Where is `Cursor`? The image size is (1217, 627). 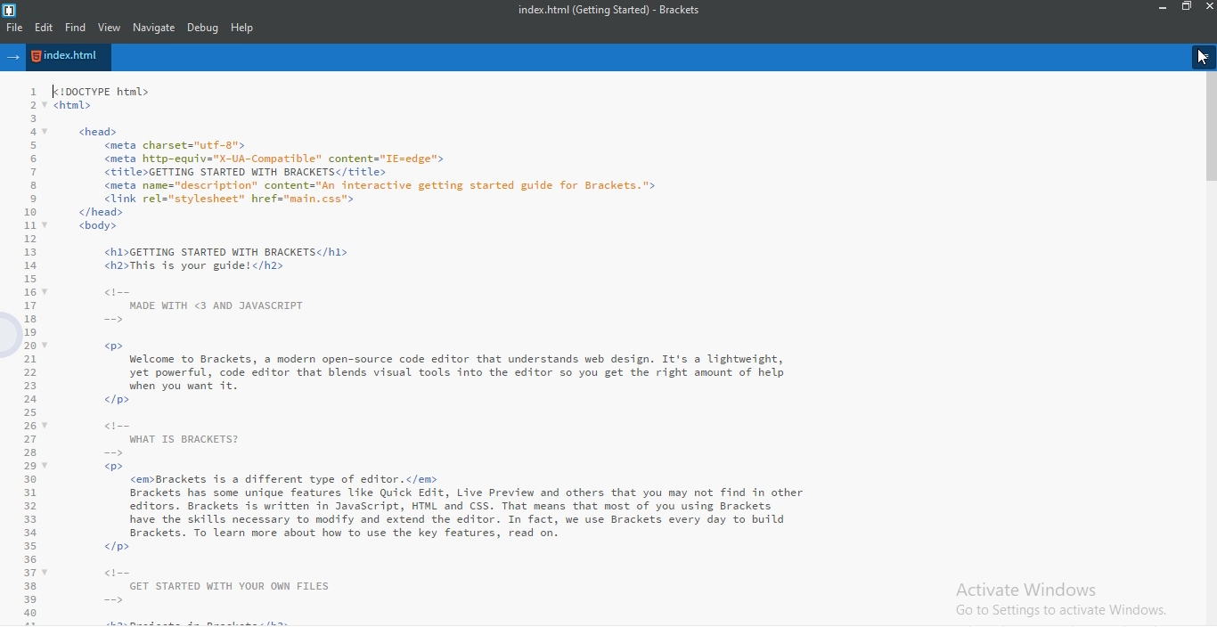 Cursor is located at coordinates (1201, 58).